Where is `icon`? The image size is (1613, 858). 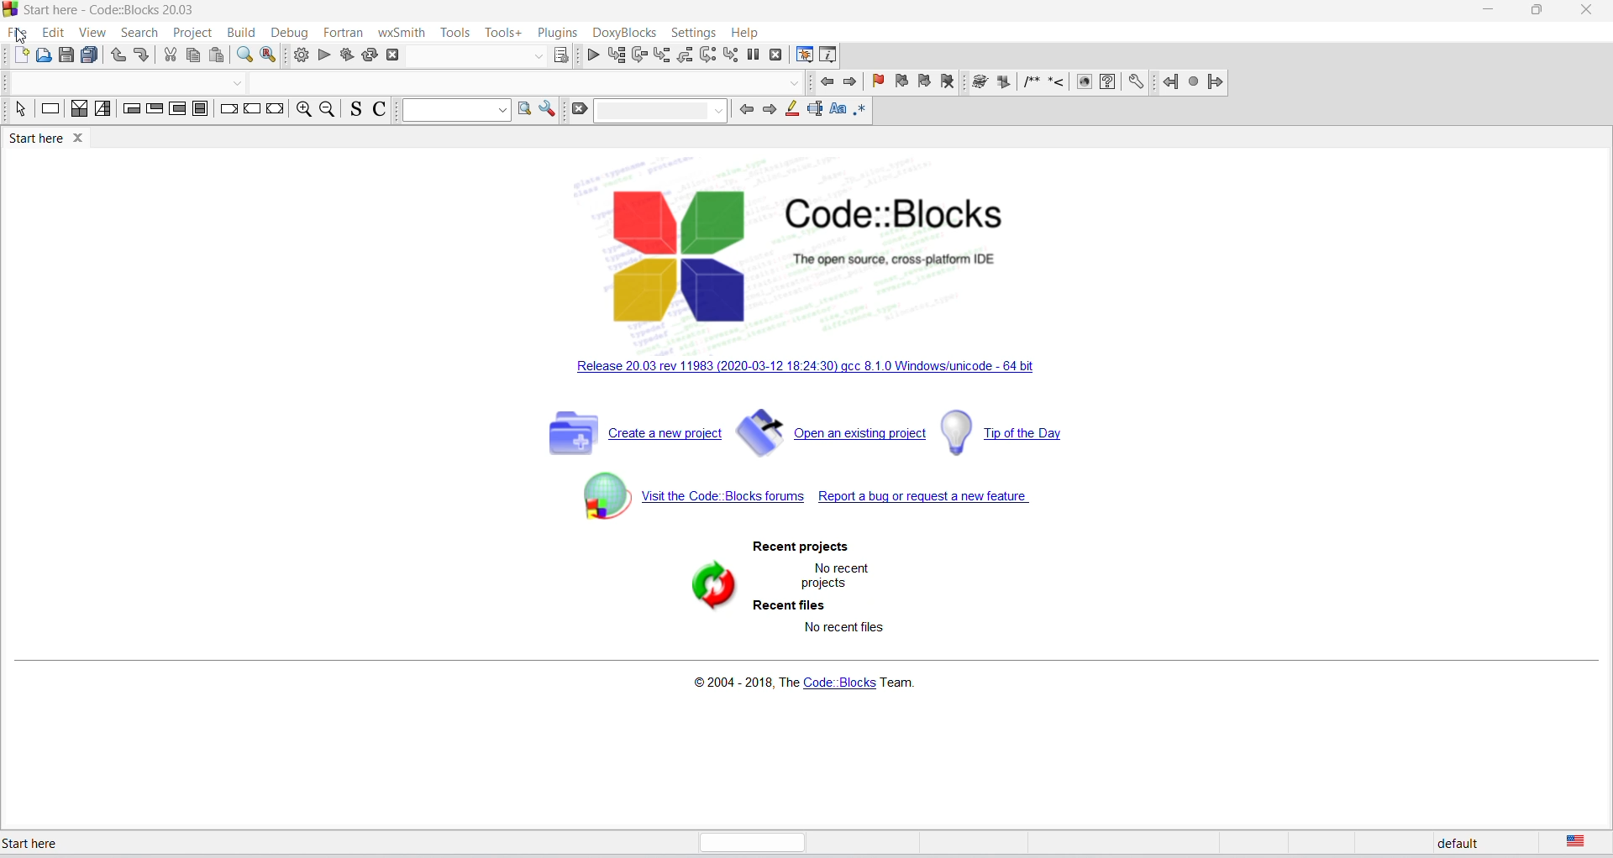
icon is located at coordinates (1031, 83).